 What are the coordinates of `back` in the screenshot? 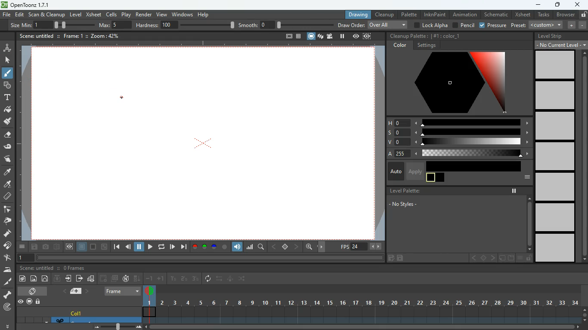 It's located at (128, 248).